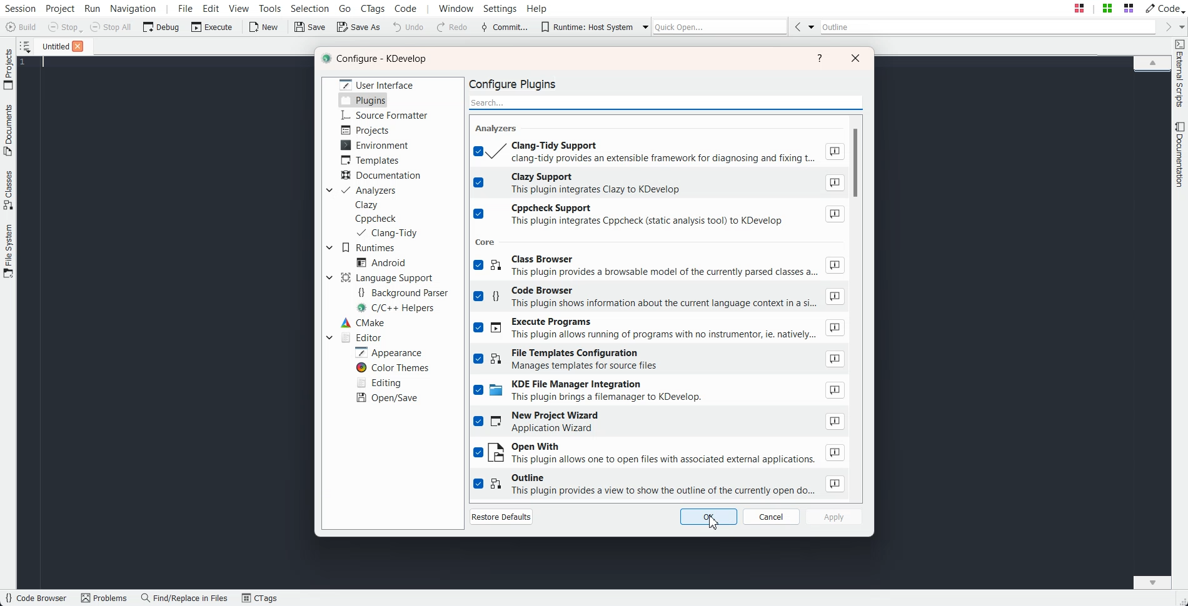 The image size is (1188, 606). What do you see at coordinates (835, 328) in the screenshot?
I see `About` at bounding box center [835, 328].